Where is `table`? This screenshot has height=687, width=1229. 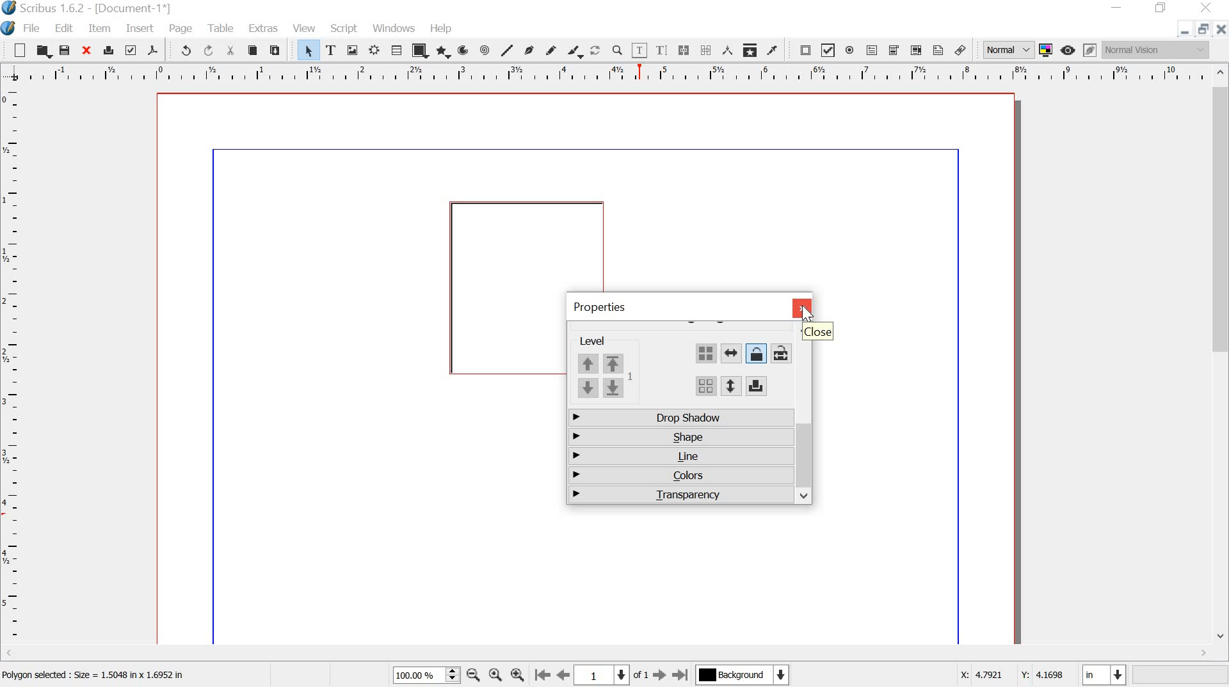
table is located at coordinates (396, 51).